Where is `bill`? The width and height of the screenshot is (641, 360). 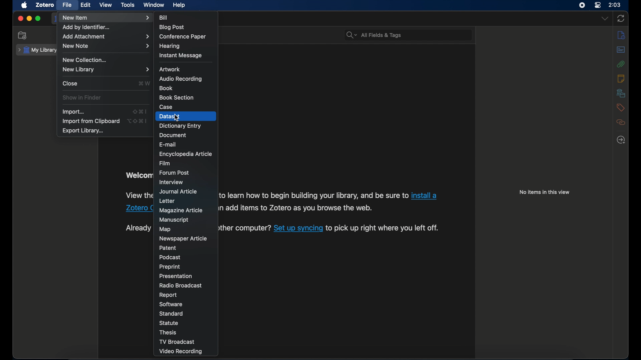 bill is located at coordinates (164, 18).